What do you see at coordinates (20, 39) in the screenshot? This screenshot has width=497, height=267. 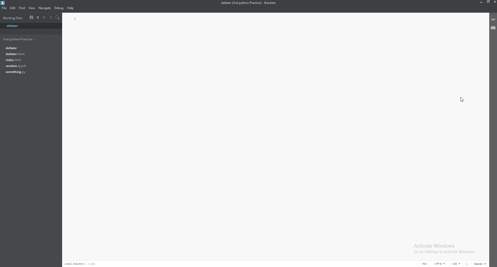 I see `folder` at bounding box center [20, 39].